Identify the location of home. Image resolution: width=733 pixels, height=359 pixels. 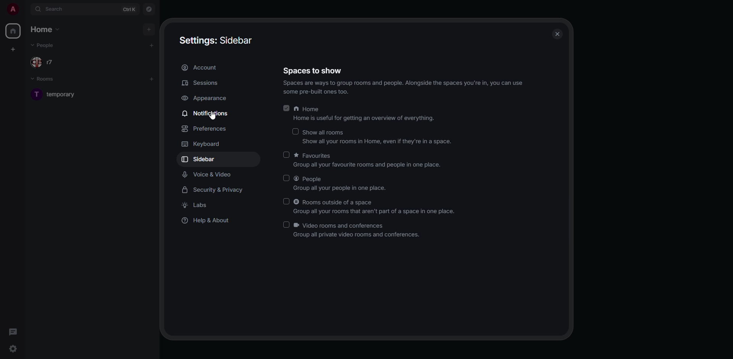
(15, 31).